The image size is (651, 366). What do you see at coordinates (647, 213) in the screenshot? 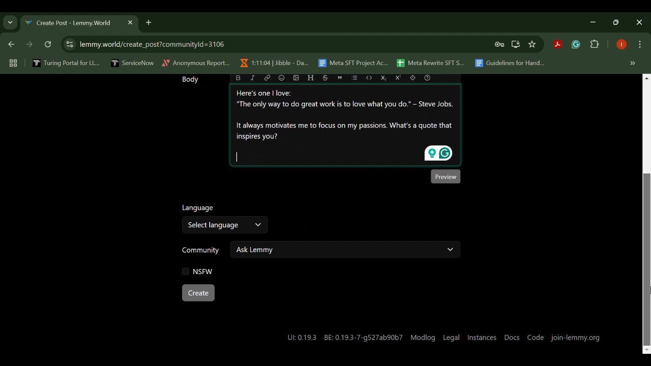
I see `Scroll Bar` at bounding box center [647, 213].